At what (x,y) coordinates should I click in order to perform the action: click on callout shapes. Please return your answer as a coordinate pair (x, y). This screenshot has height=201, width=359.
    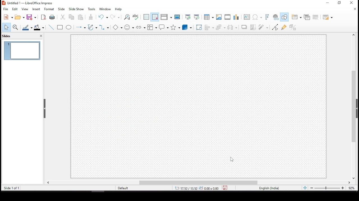
    Looking at the image, I should click on (164, 27).